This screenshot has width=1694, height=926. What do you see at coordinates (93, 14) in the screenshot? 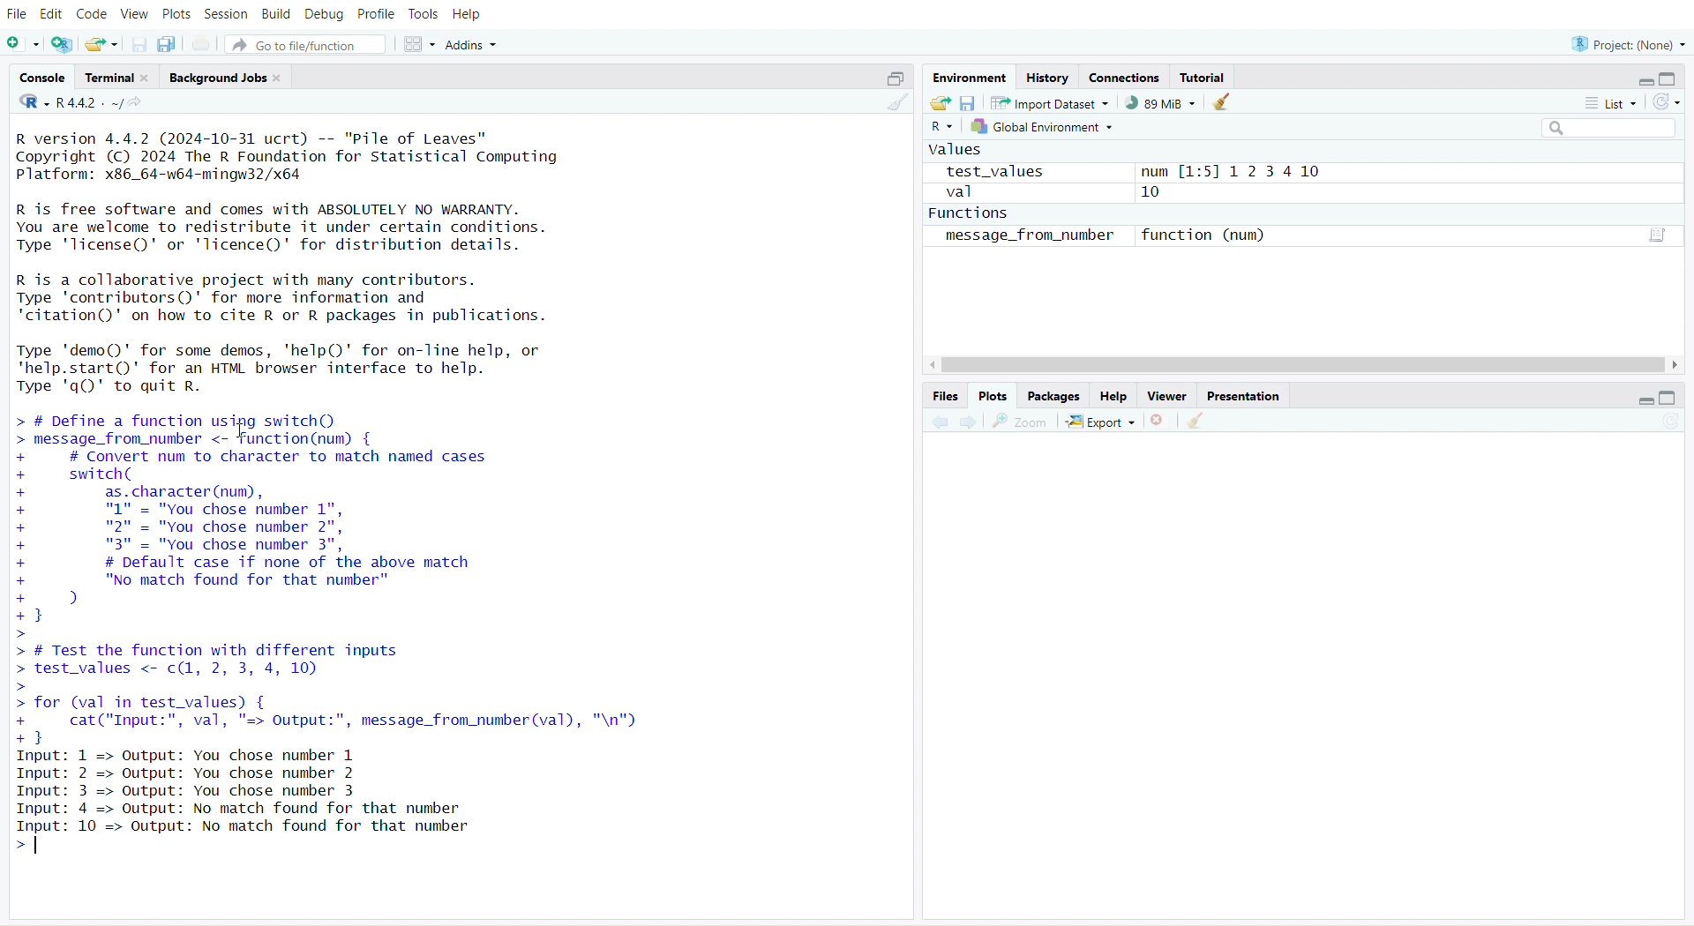
I see `Code` at bounding box center [93, 14].